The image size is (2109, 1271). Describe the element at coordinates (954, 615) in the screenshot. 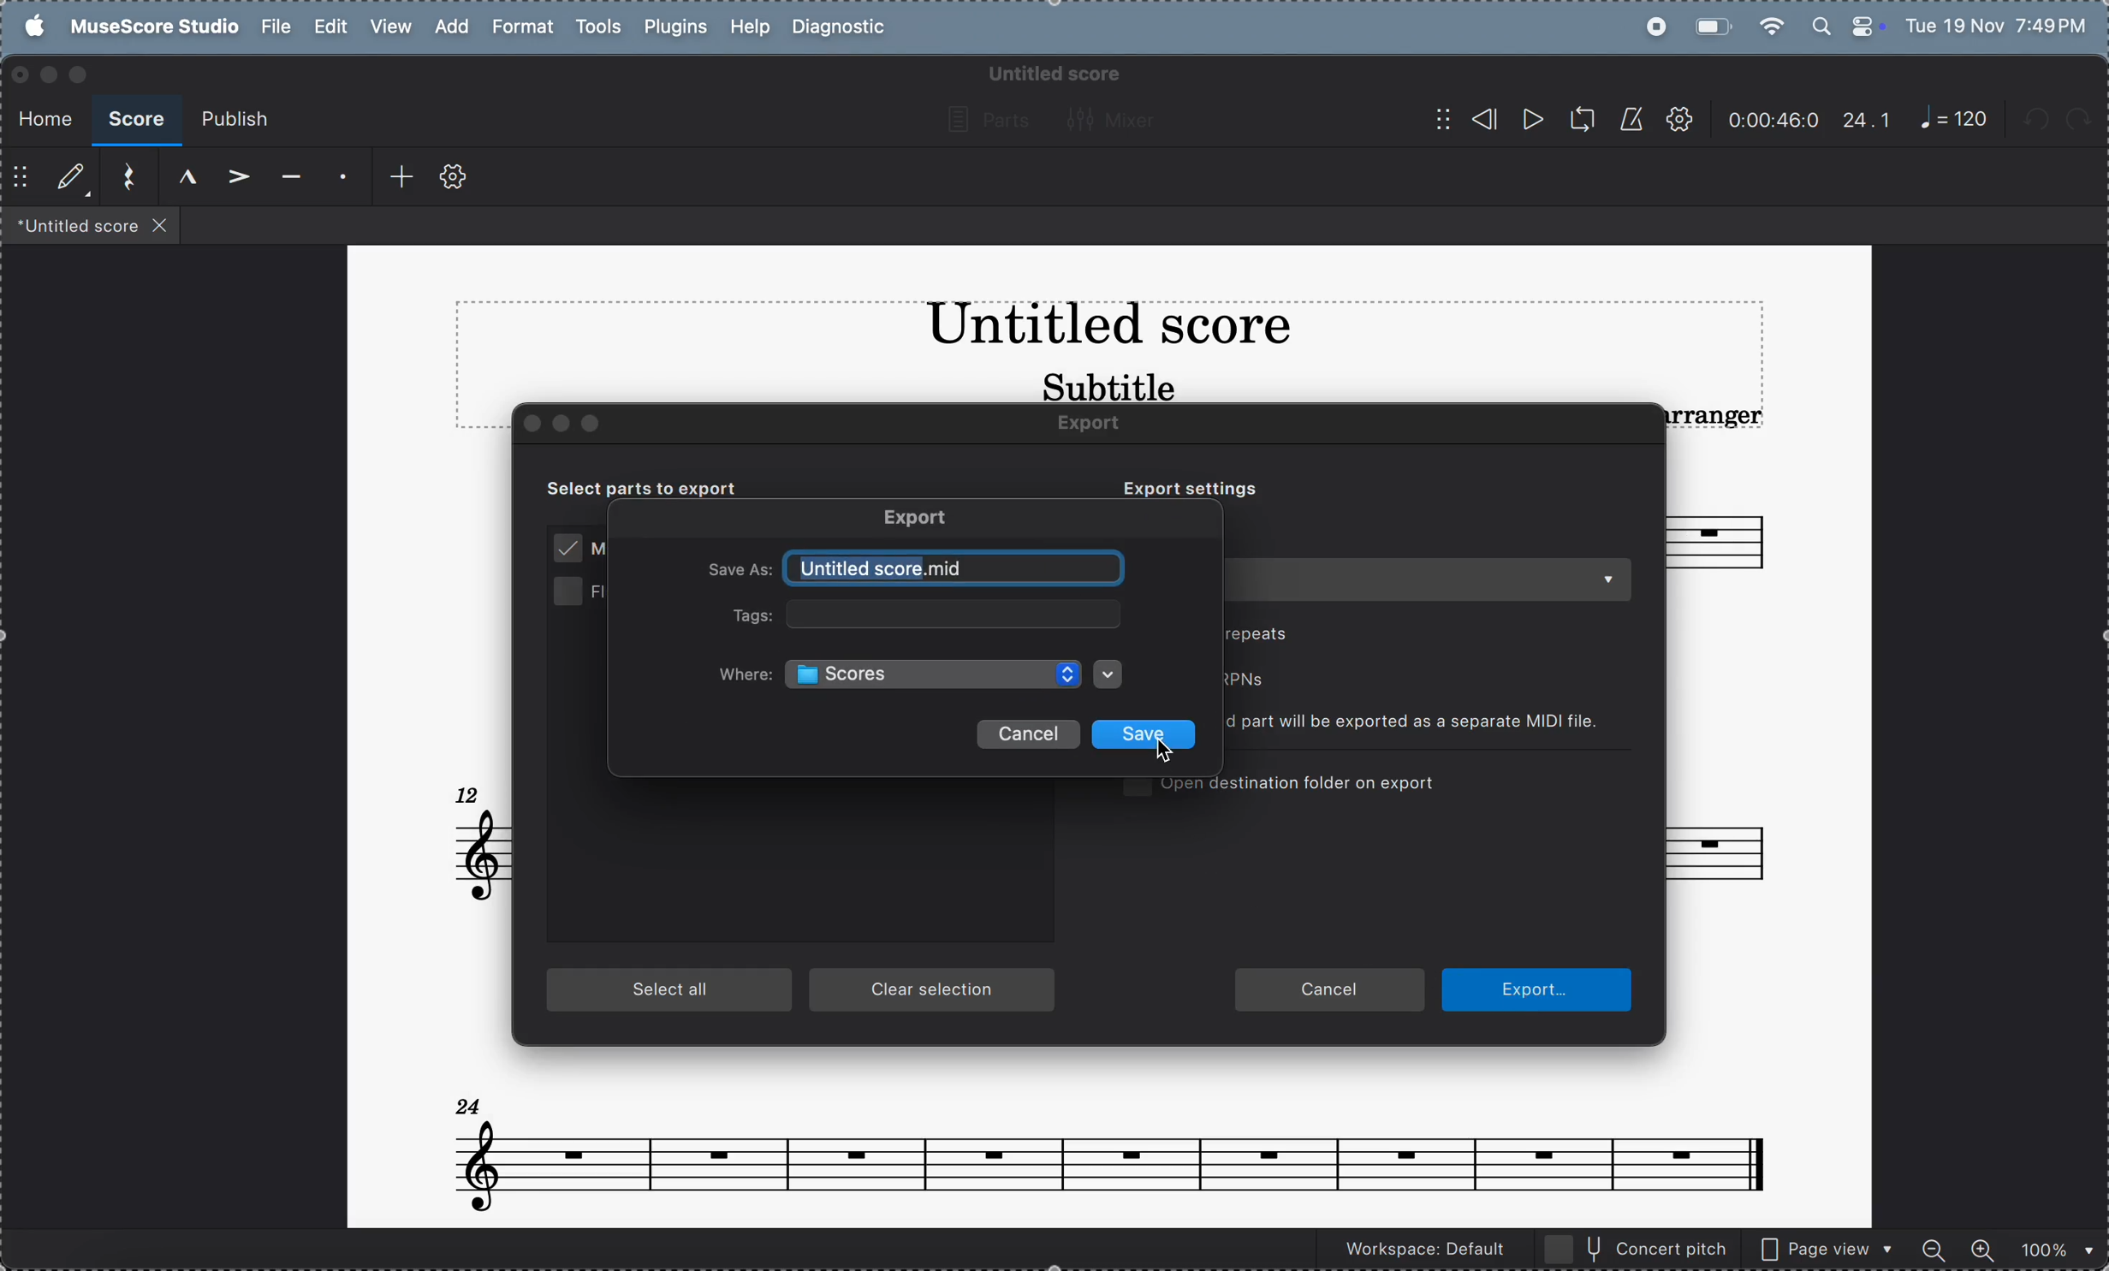

I see `text box` at that location.